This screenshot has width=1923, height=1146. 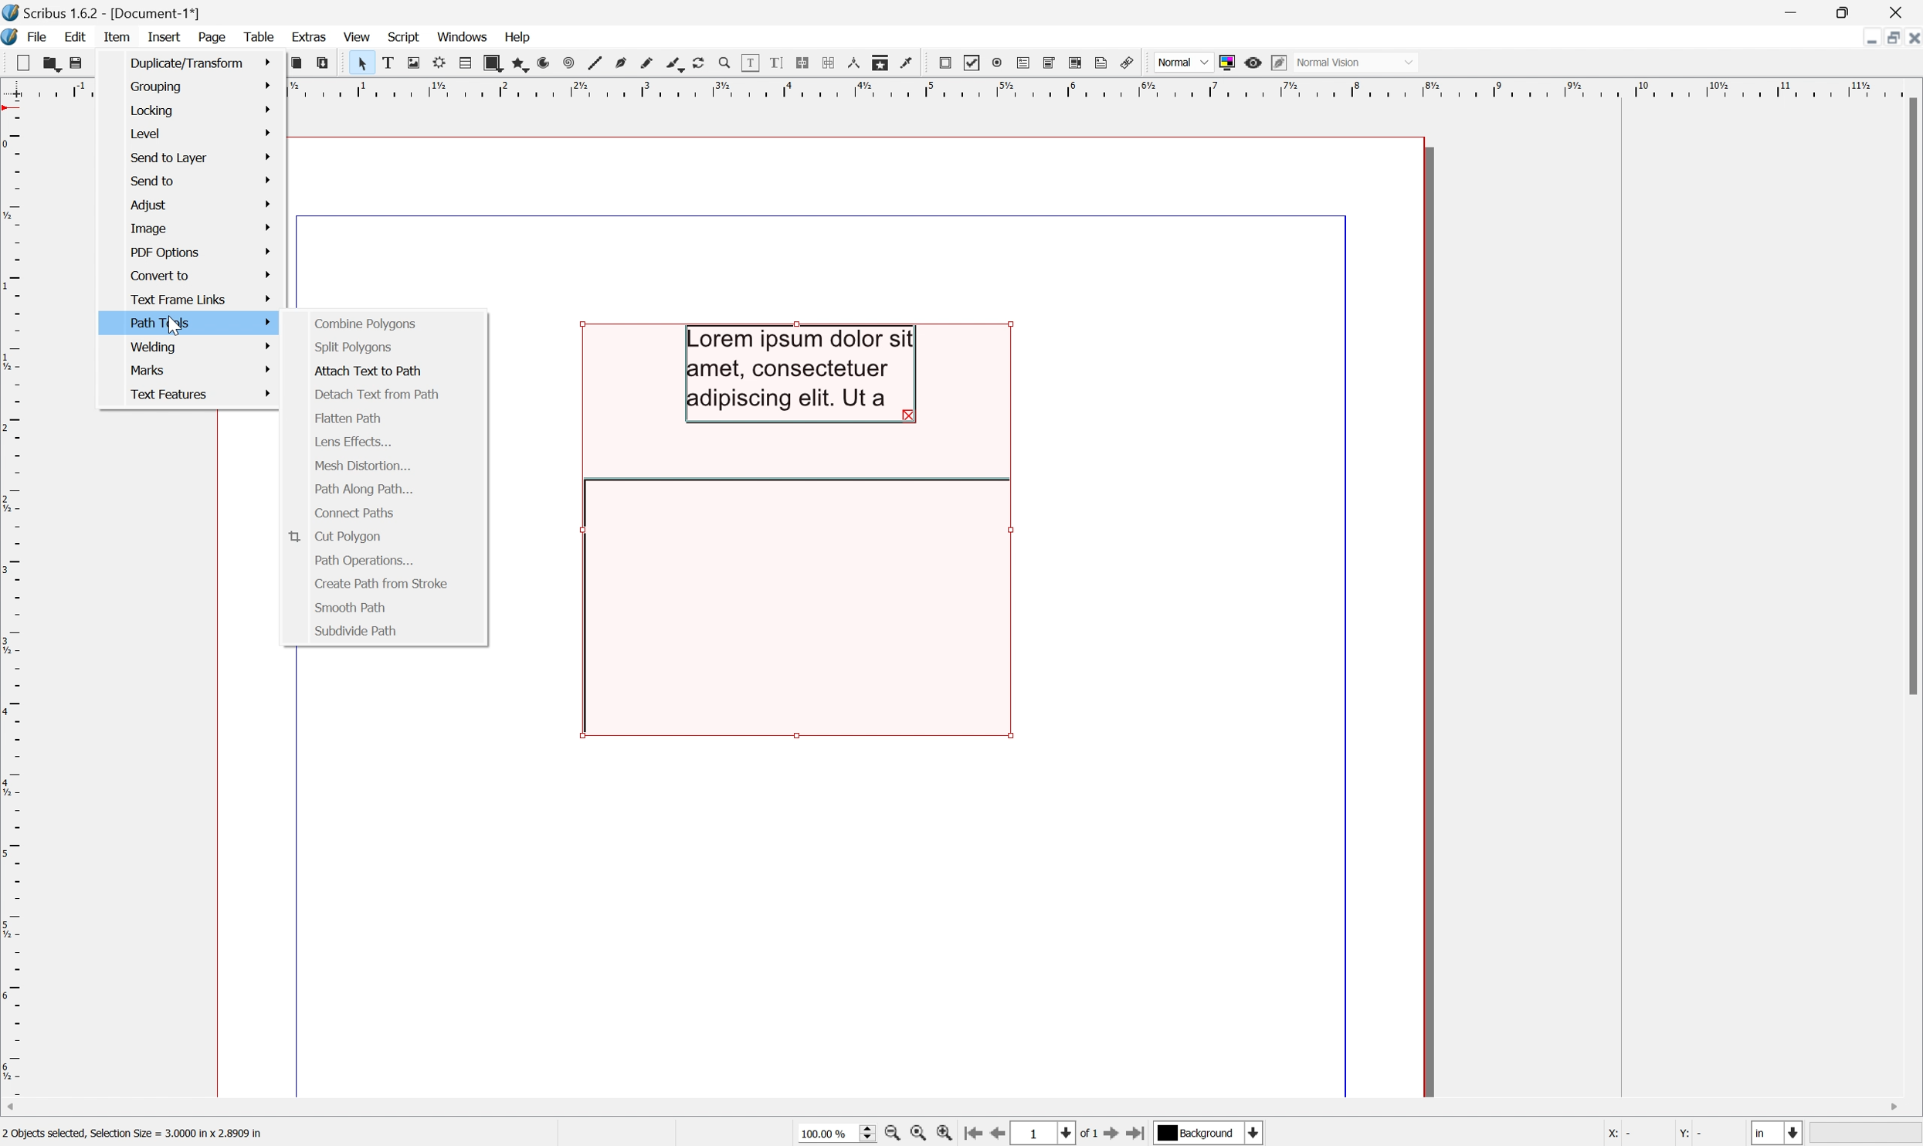 What do you see at coordinates (359, 36) in the screenshot?
I see `View` at bounding box center [359, 36].